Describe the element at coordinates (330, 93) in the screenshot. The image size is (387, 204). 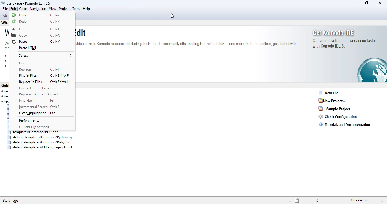
I see `new file` at that location.